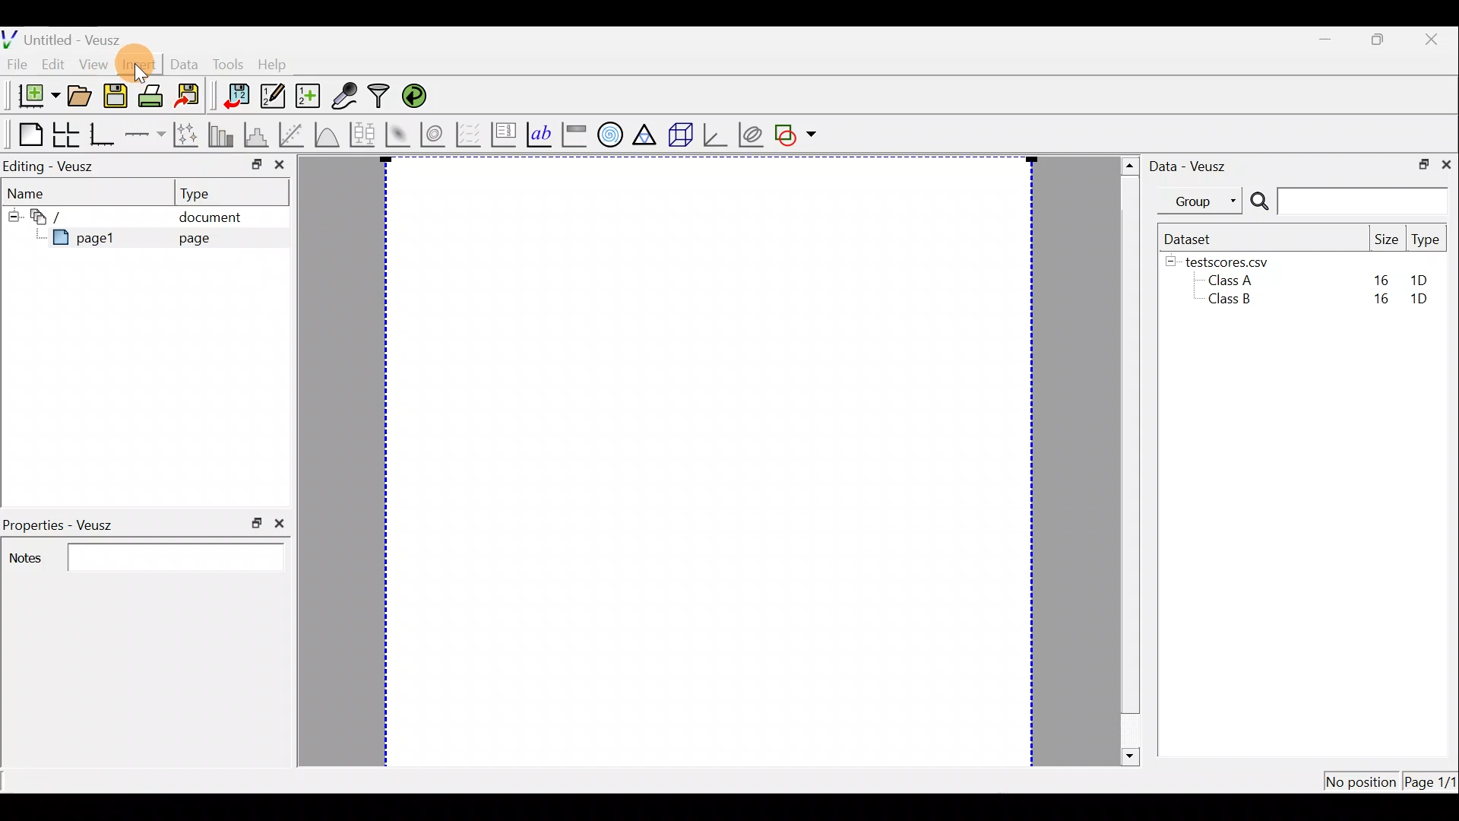 The image size is (1459, 821). What do you see at coordinates (61, 521) in the screenshot?
I see `Properties - Veusz` at bounding box center [61, 521].